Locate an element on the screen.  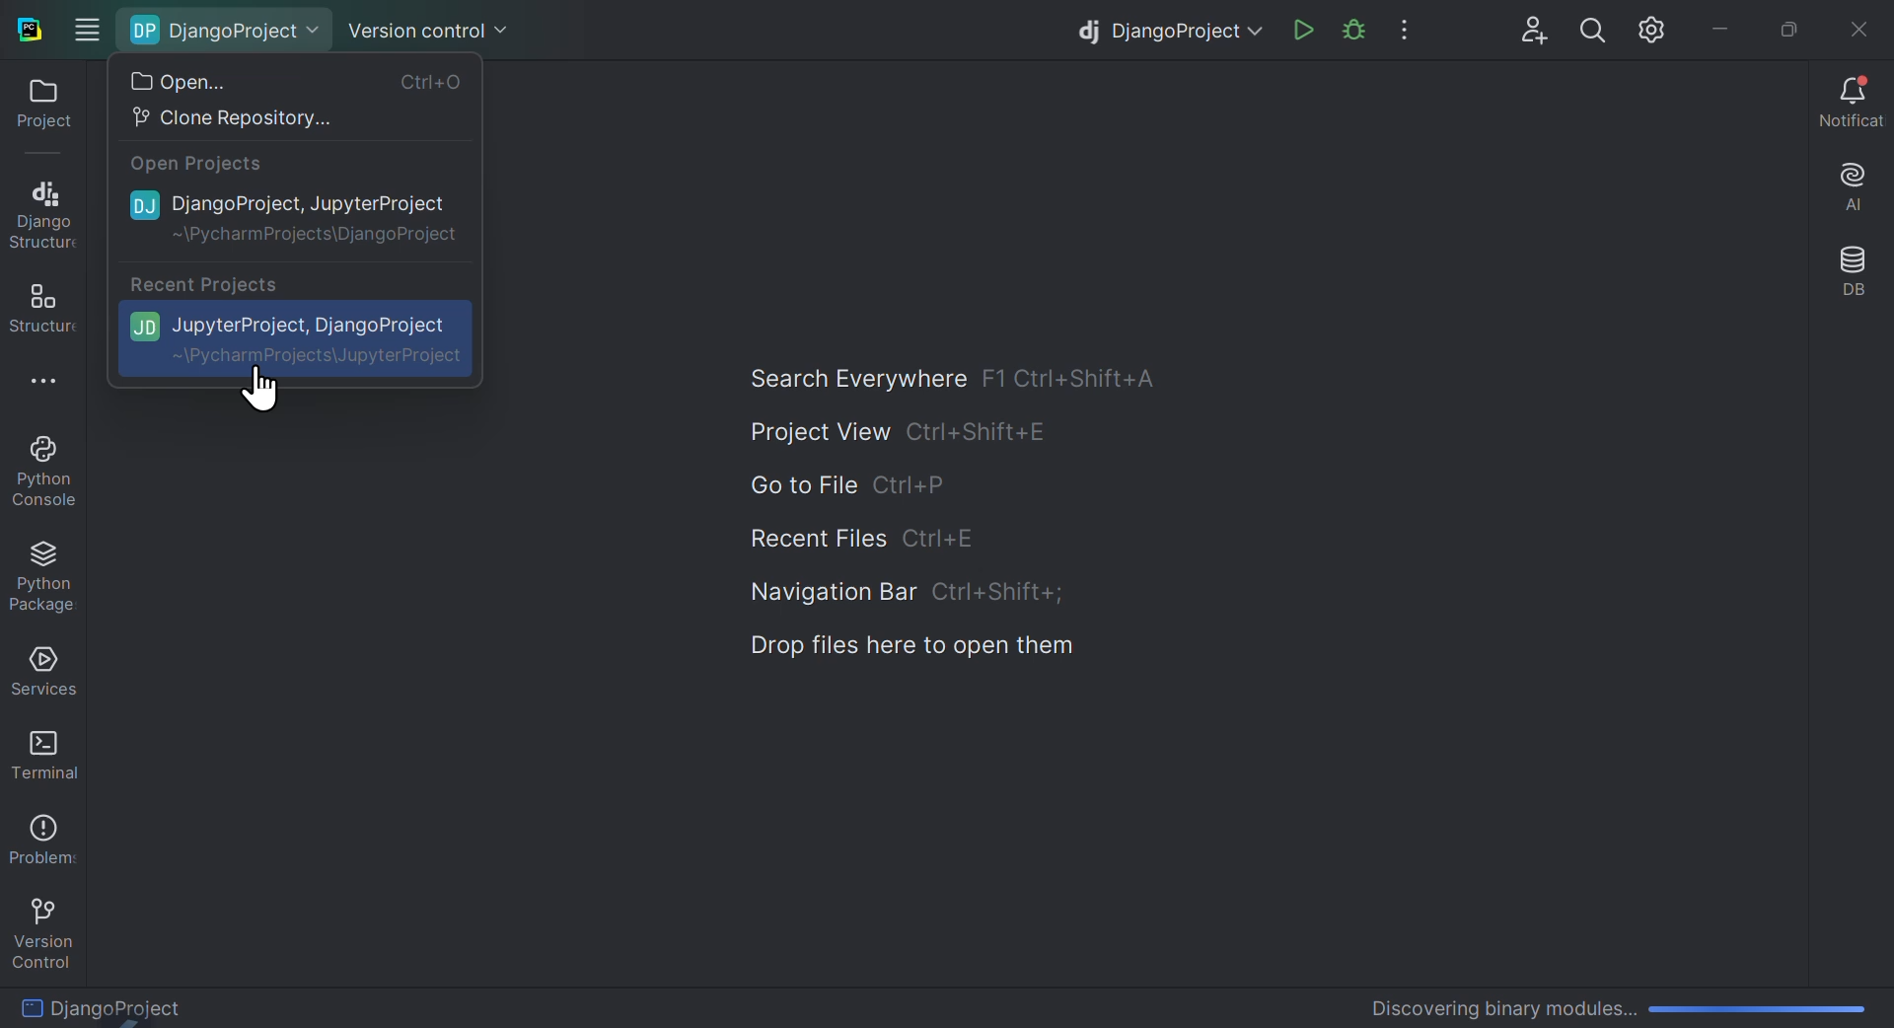
Django project is located at coordinates (222, 27).